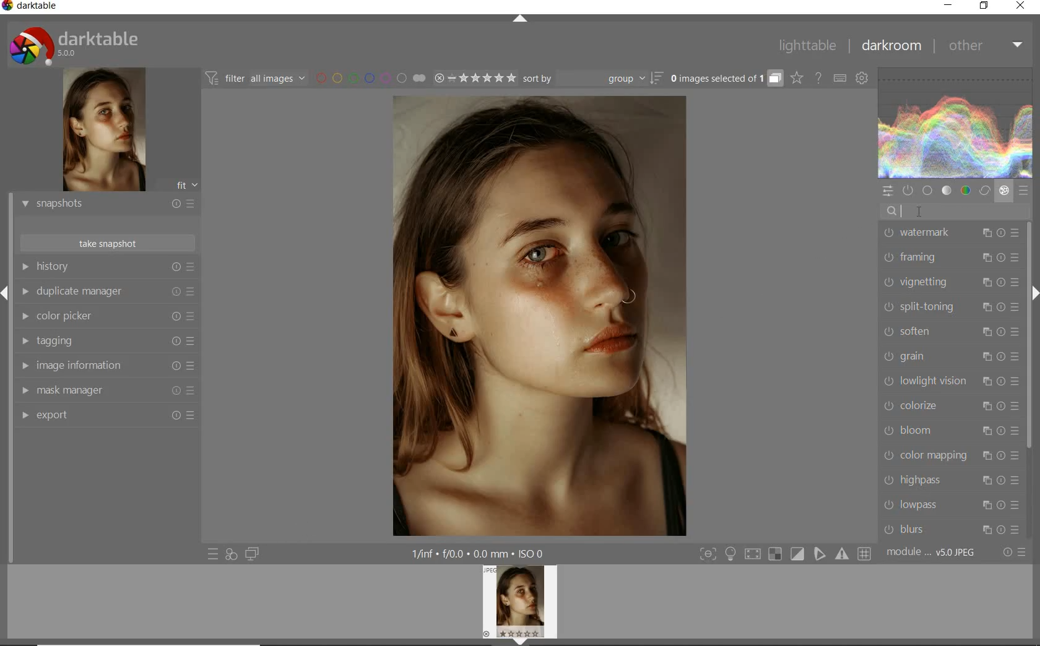 The height and width of the screenshot is (646, 1040). I want to click on correct, so click(984, 192).